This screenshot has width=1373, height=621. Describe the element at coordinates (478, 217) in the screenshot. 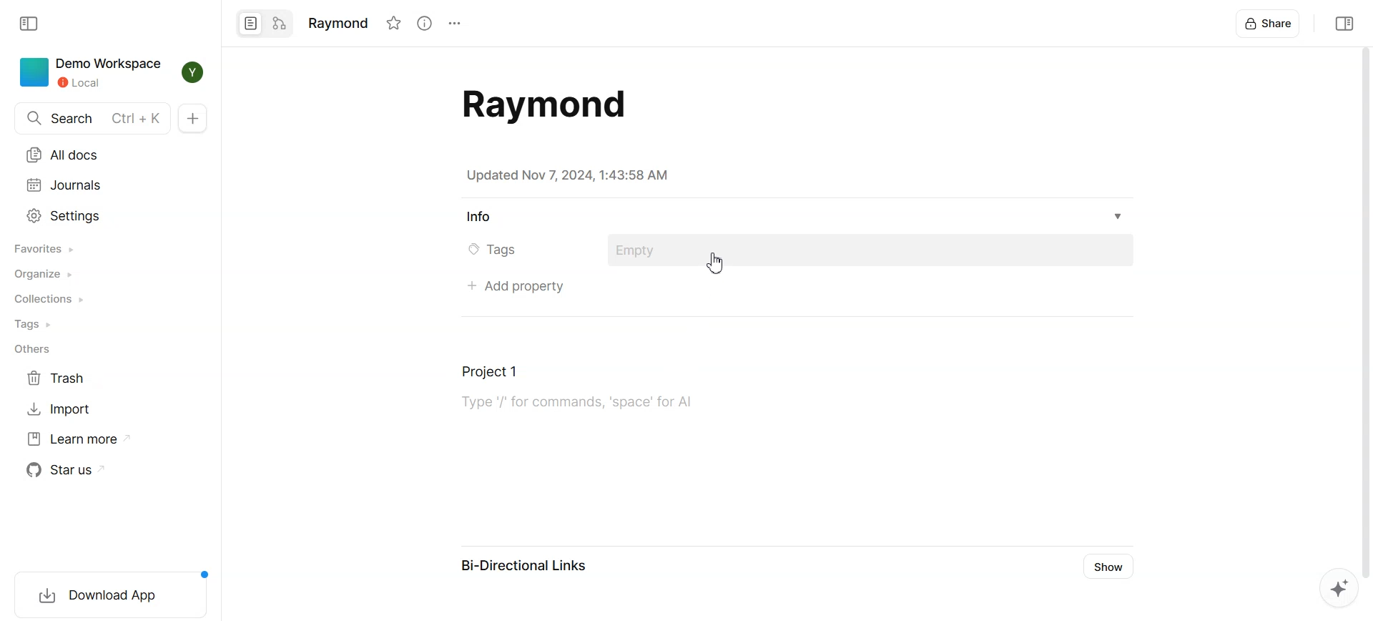

I see `Info` at that location.